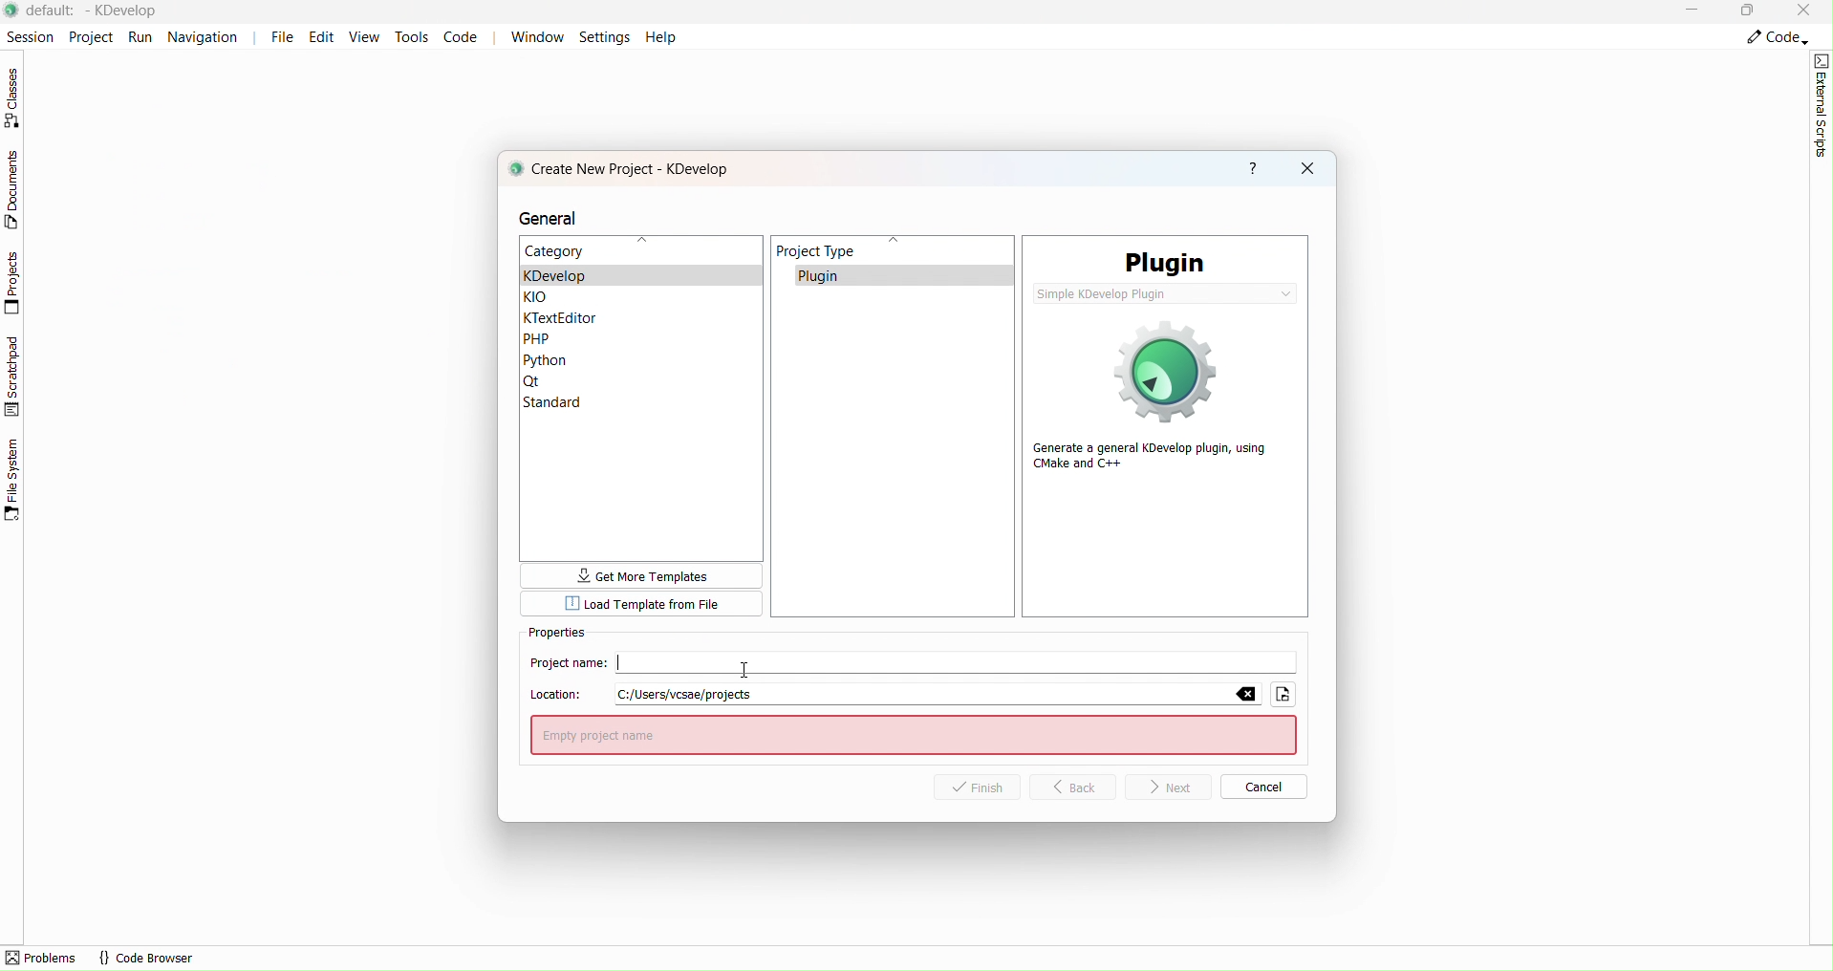  I want to click on Project Name, so click(915, 662).